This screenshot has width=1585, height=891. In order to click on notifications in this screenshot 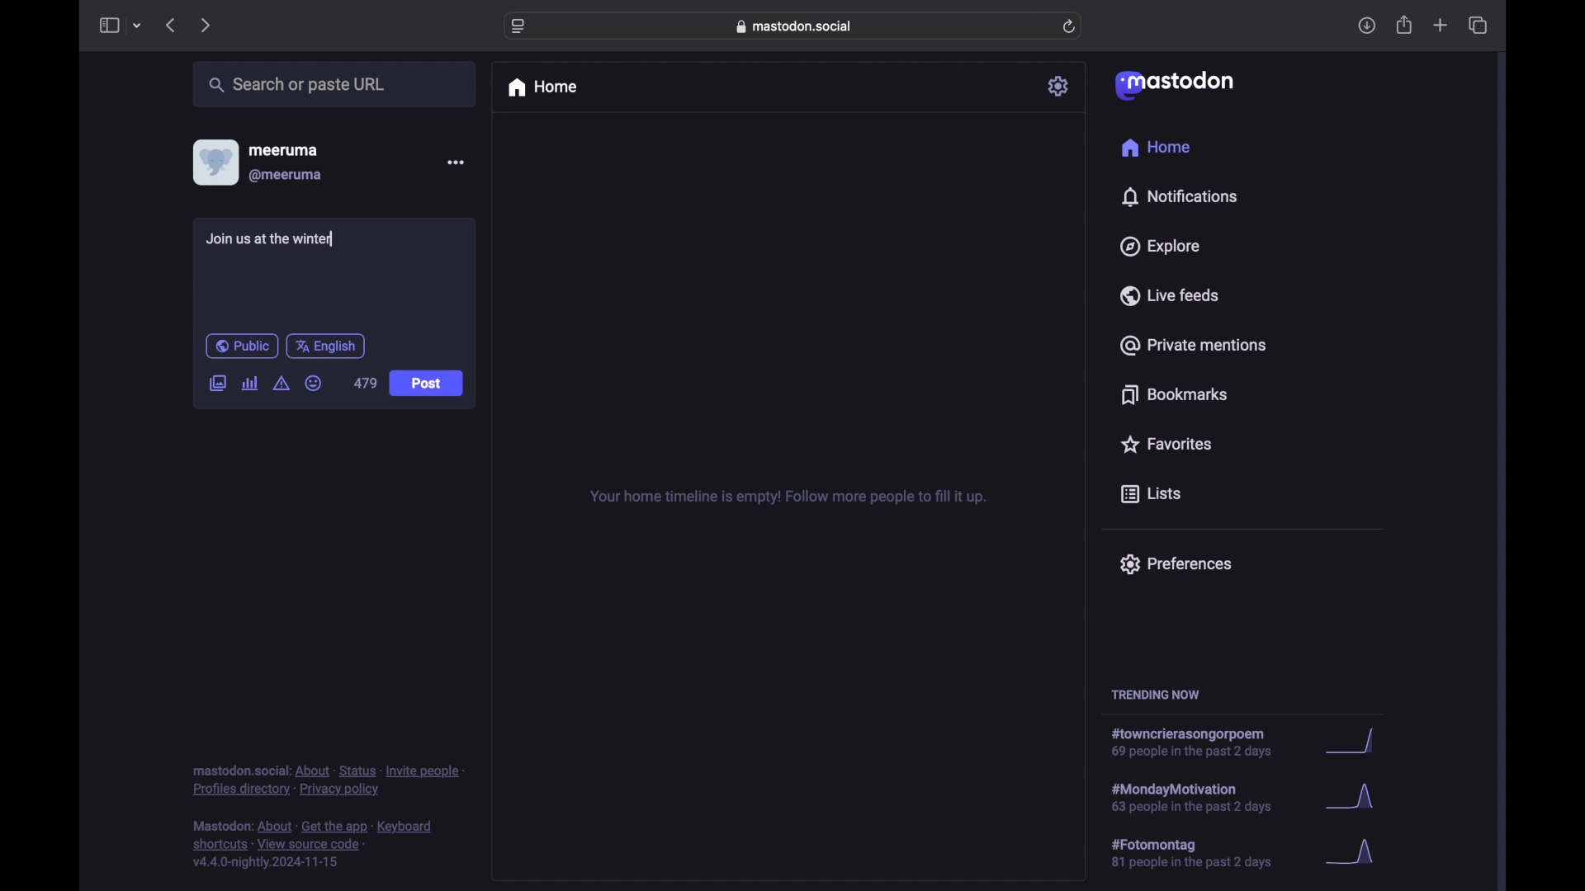, I will do `click(1179, 196)`.